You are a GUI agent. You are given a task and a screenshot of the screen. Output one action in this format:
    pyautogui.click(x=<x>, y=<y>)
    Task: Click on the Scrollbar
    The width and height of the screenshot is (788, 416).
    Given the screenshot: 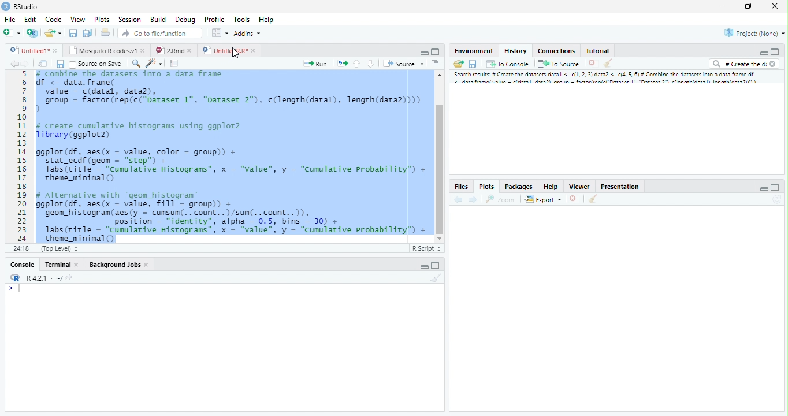 What is the action you would take?
    pyautogui.click(x=438, y=155)
    